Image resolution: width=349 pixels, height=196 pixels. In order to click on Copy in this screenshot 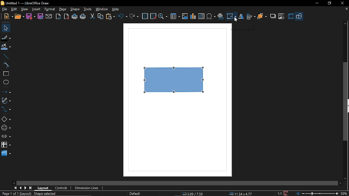, I will do `click(100, 16)`.